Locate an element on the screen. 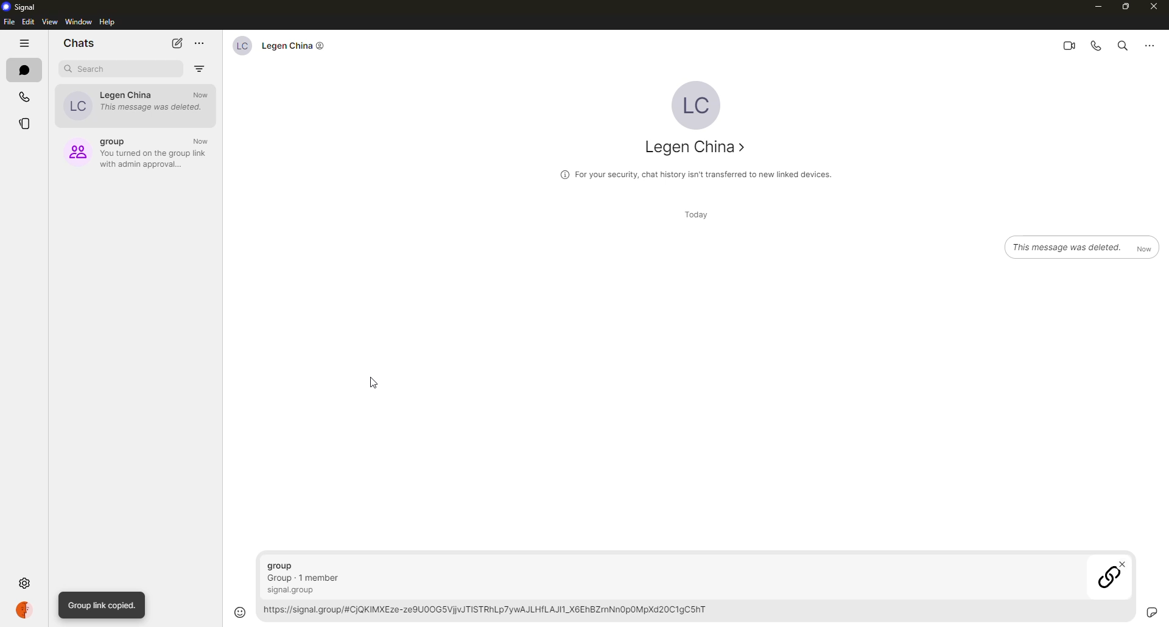 Image resolution: width=1169 pixels, height=627 pixels. stories is located at coordinates (24, 125).